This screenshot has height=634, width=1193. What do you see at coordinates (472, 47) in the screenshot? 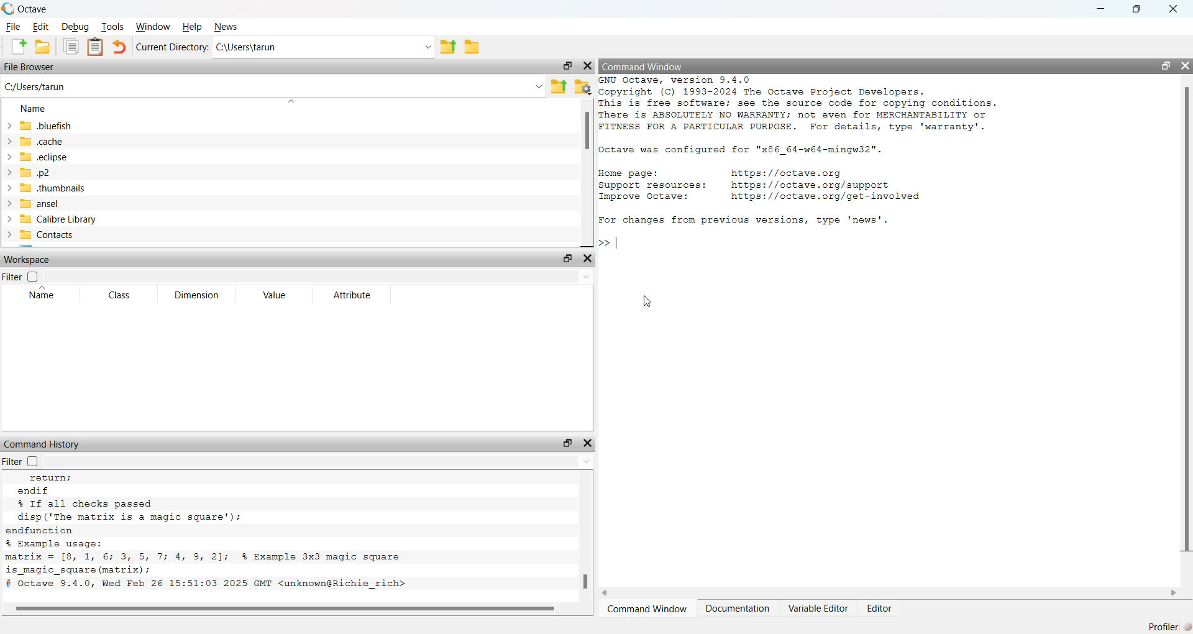
I see `Folder` at bounding box center [472, 47].